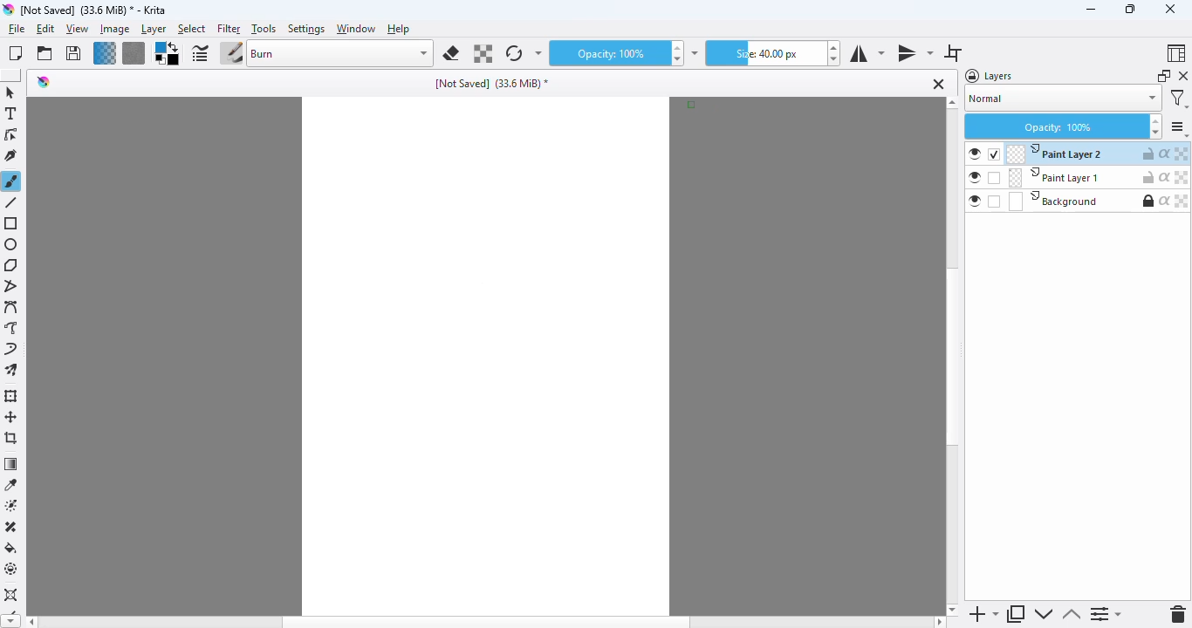  What do you see at coordinates (994, 154) in the screenshot?
I see `selected` at bounding box center [994, 154].